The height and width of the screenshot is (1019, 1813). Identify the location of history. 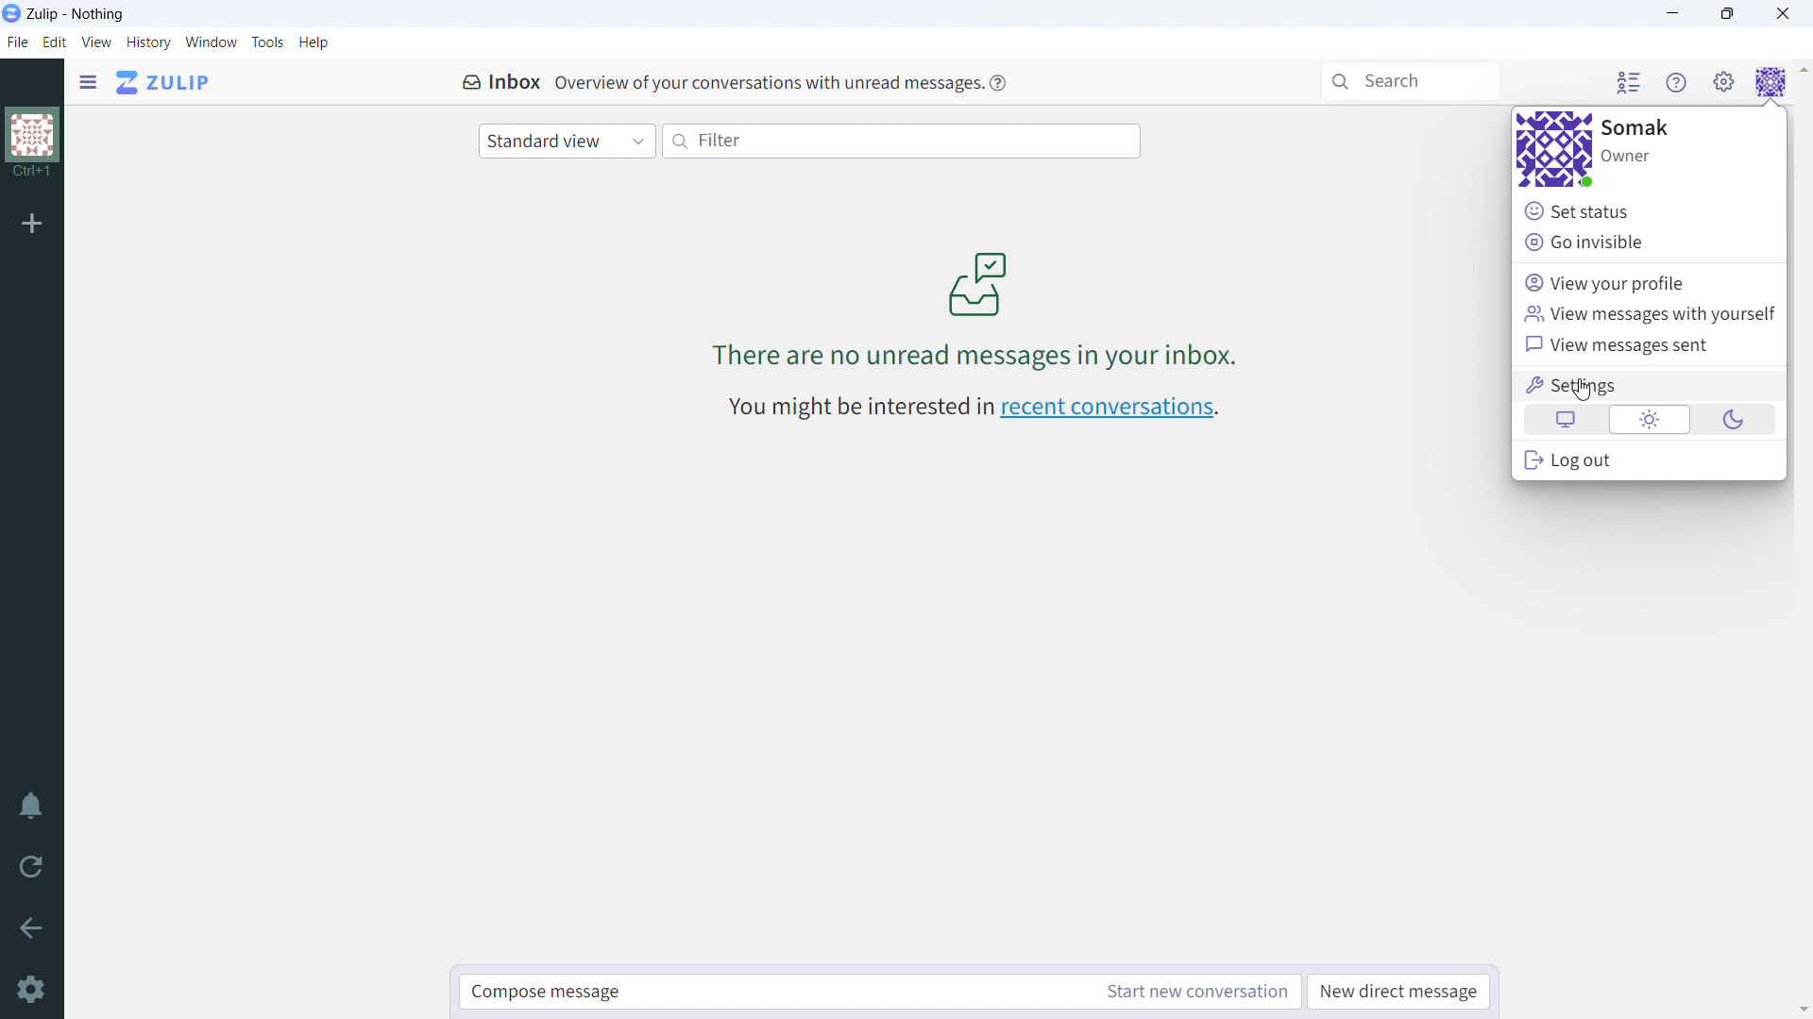
(149, 42).